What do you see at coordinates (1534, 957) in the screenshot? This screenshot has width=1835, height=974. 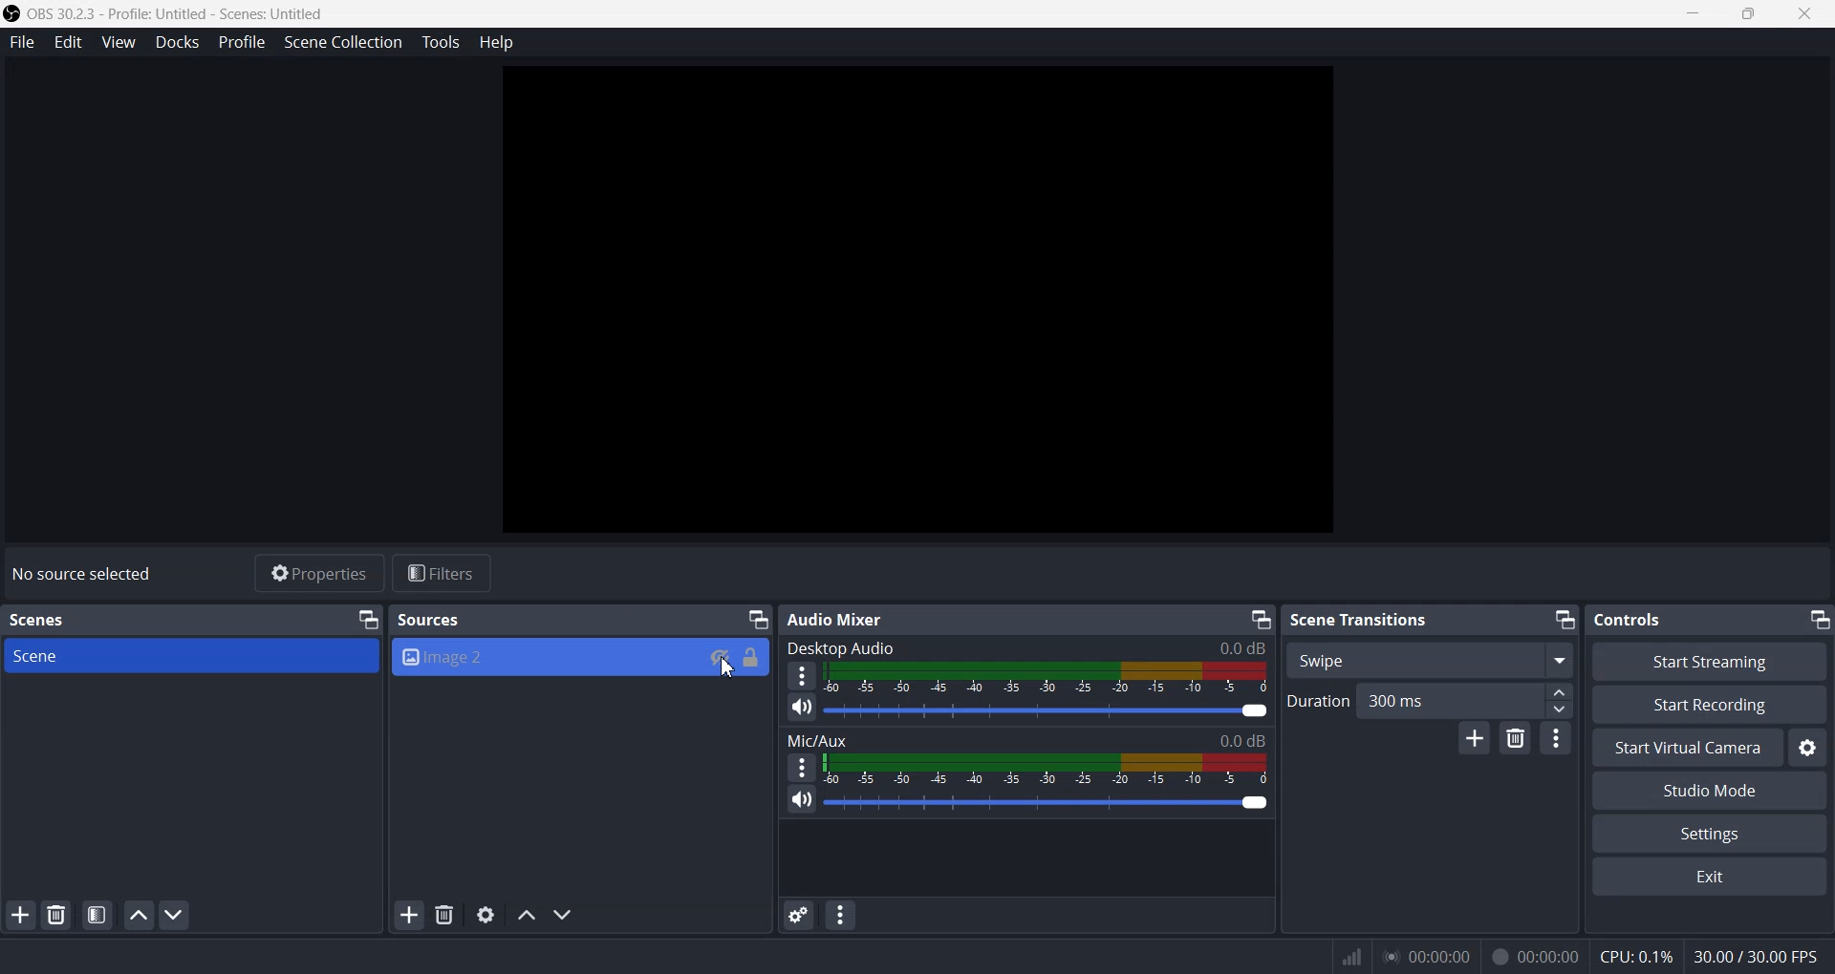 I see `00.00.00` at bounding box center [1534, 957].